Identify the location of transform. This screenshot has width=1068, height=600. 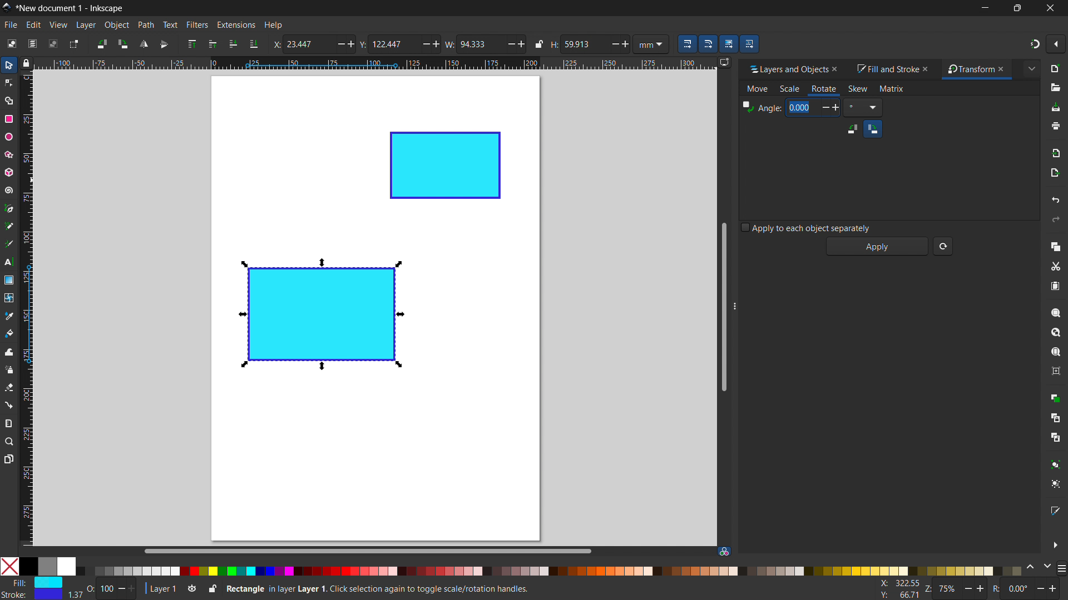
(968, 69).